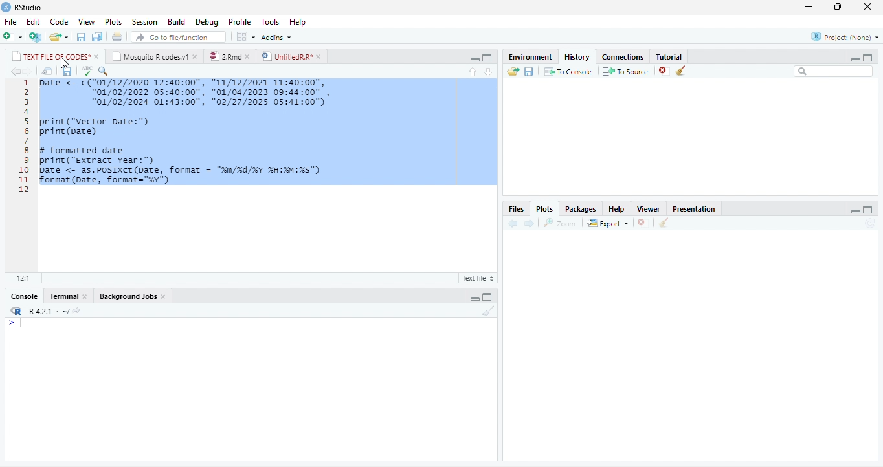 The height and width of the screenshot is (467, 883). What do you see at coordinates (145, 21) in the screenshot?
I see `Session` at bounding box center [145, 21].